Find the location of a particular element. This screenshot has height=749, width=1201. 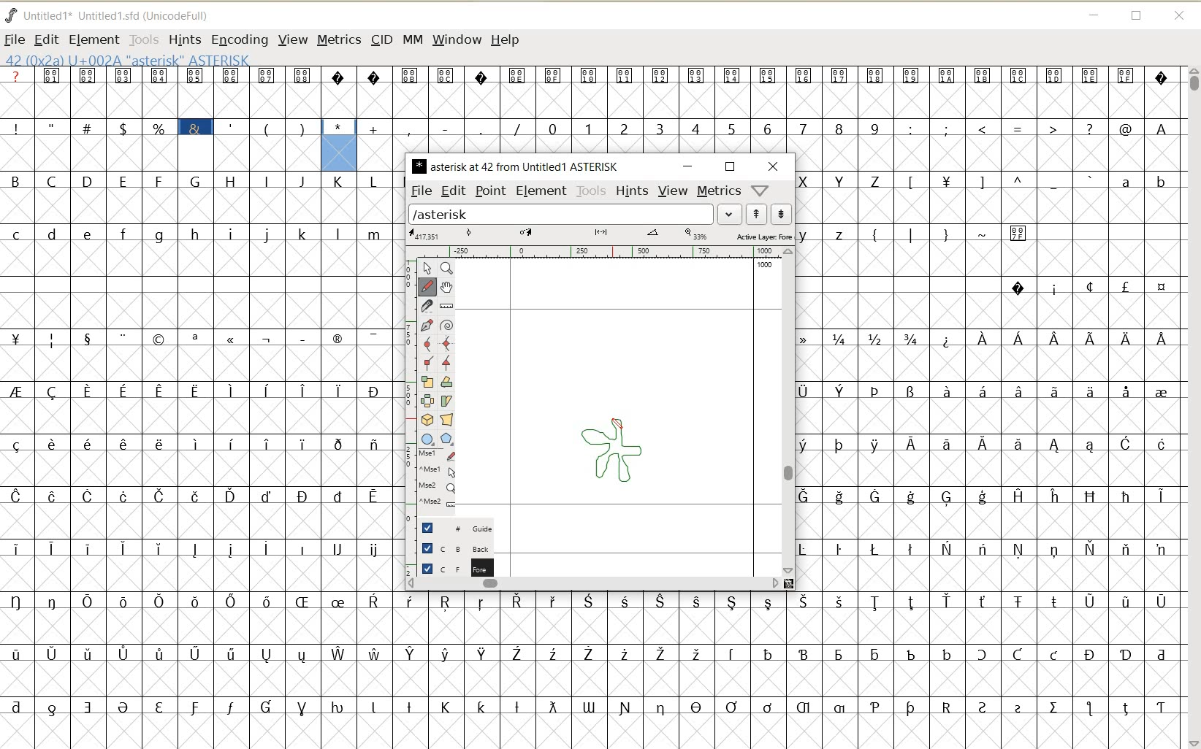

scroll by hand is located at coordinates (447, 288).